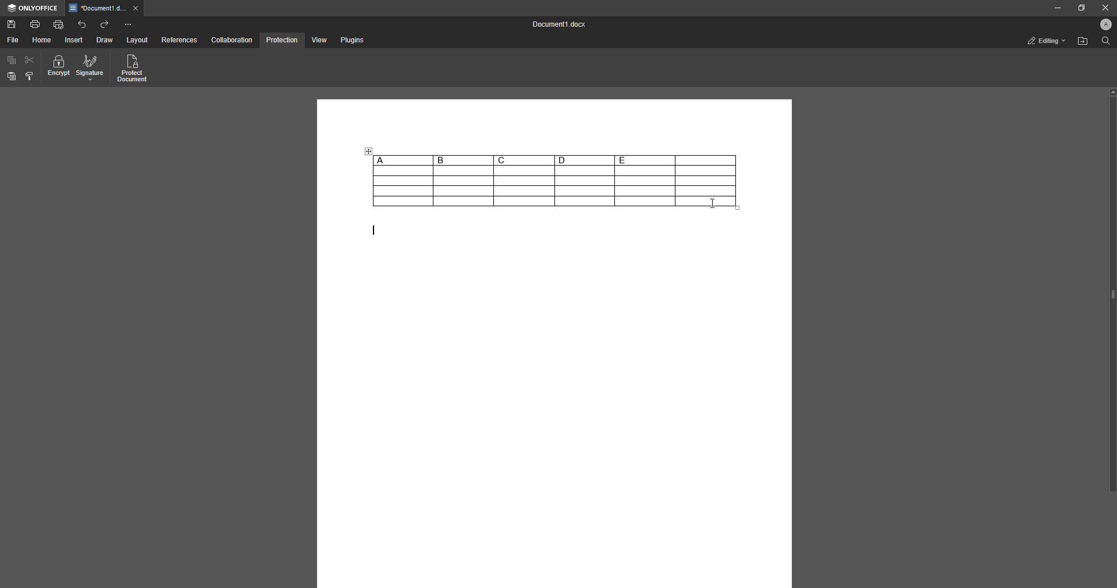  What do you see at coordinates (138, 41) in the screenshot?
I see `layout` at bounding box center [138, 41].